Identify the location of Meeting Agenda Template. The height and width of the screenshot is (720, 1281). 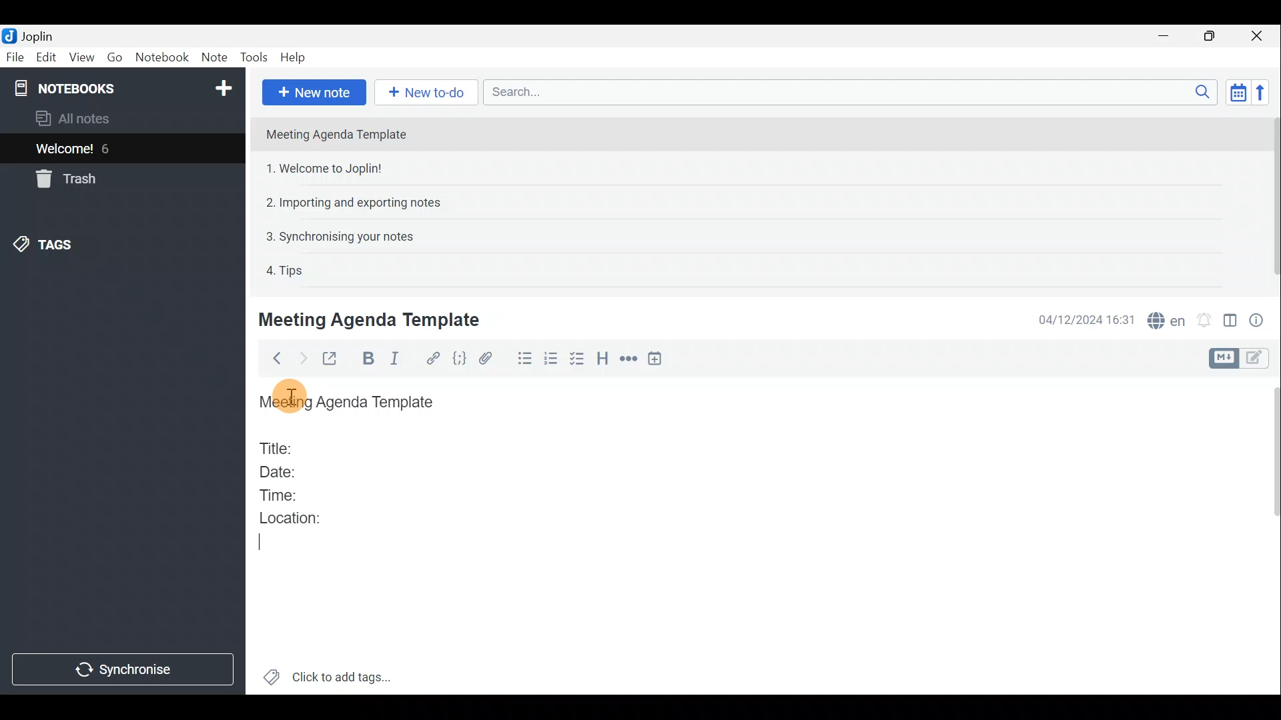
(350, 403).